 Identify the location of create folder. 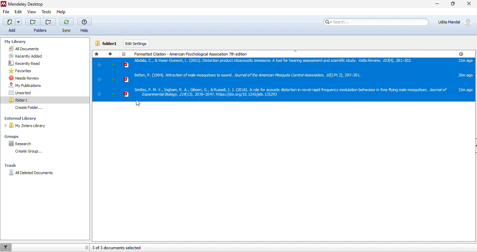
(34, 108).